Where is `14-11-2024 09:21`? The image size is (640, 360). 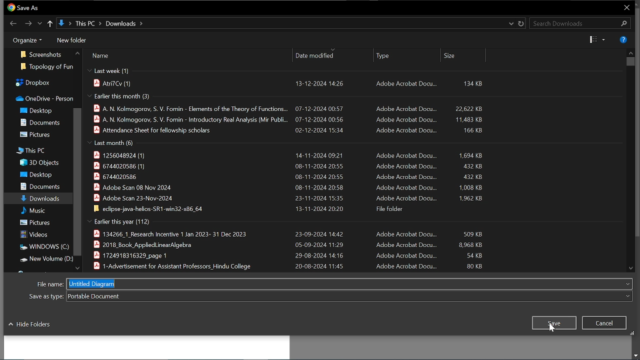 14-11-2024 09:21 is located at coordinates (318, 155).